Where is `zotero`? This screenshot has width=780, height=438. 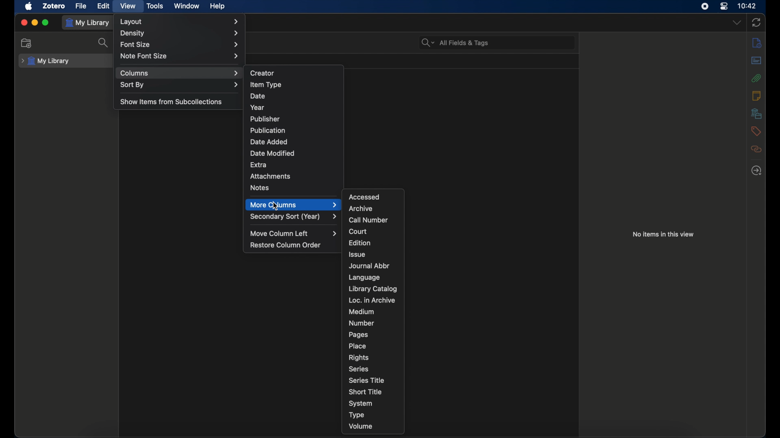 zotero is located at coordinates (53, 6).